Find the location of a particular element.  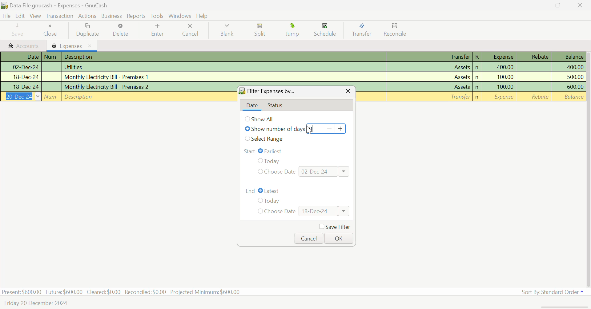

Actions is located at coordinates (88, 16).